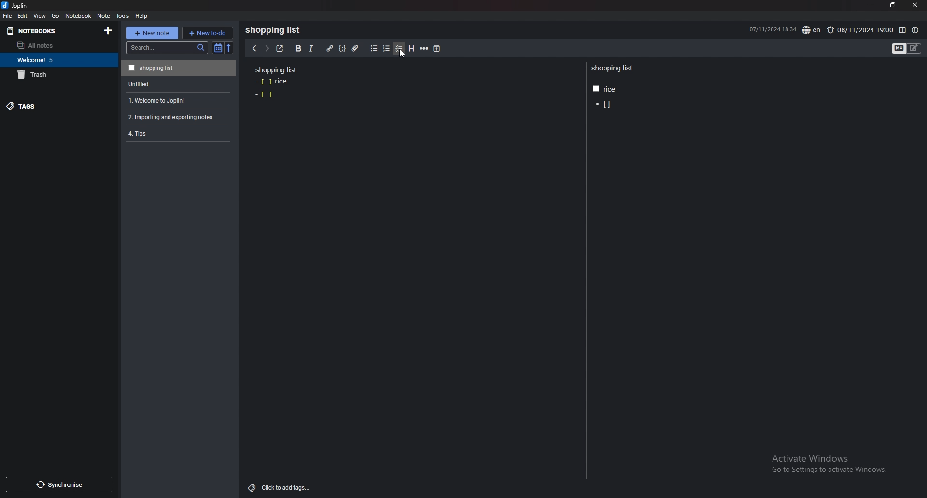  Describe the element at coordinates (424, 49) in the screenshot. I see `horizontal rule` at that location.